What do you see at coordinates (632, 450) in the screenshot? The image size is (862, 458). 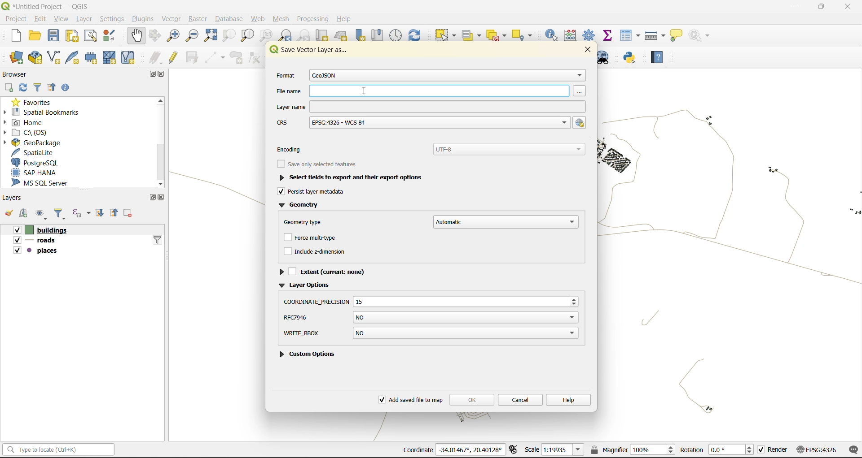 I see `magnifier` at bounding box center [632, 450].